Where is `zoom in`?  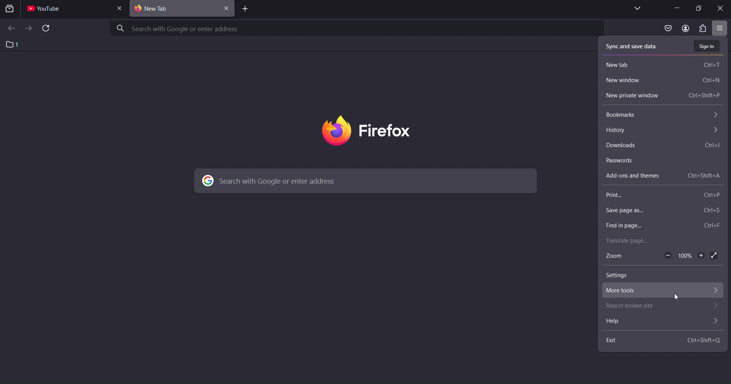
zoom in is located at coordinates (701, 257).